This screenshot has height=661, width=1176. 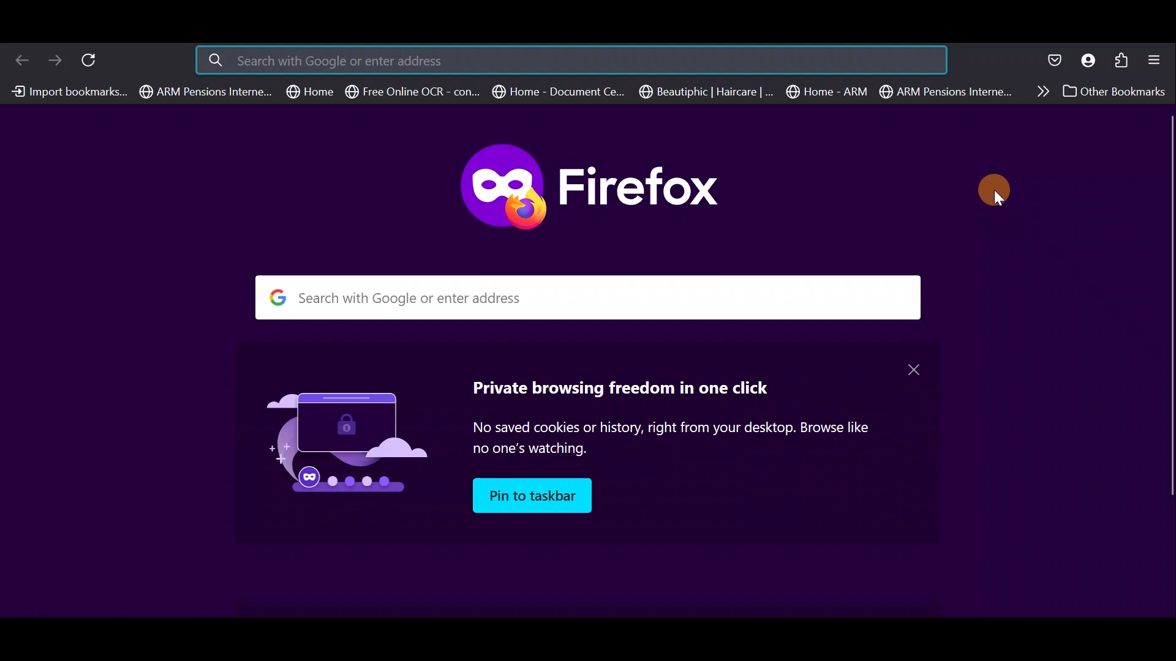 I want to click on Image of a browser in incognito mode, so click(x=336, y=444).